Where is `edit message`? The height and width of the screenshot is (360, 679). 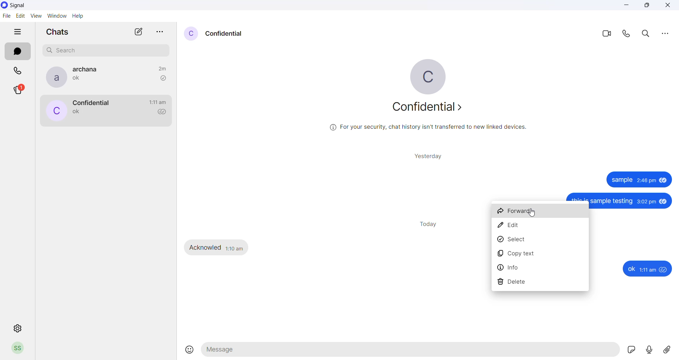
edit message is located at coordinates (541, 227).